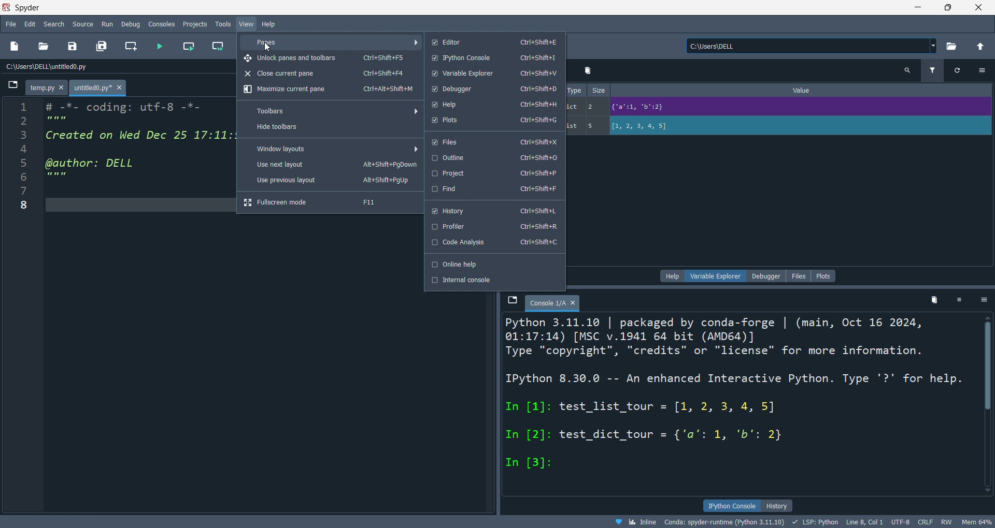  What do you see at coordinates (331, 166) in the screenshot?
I see `use next layout` at bounding box center [331, 166].